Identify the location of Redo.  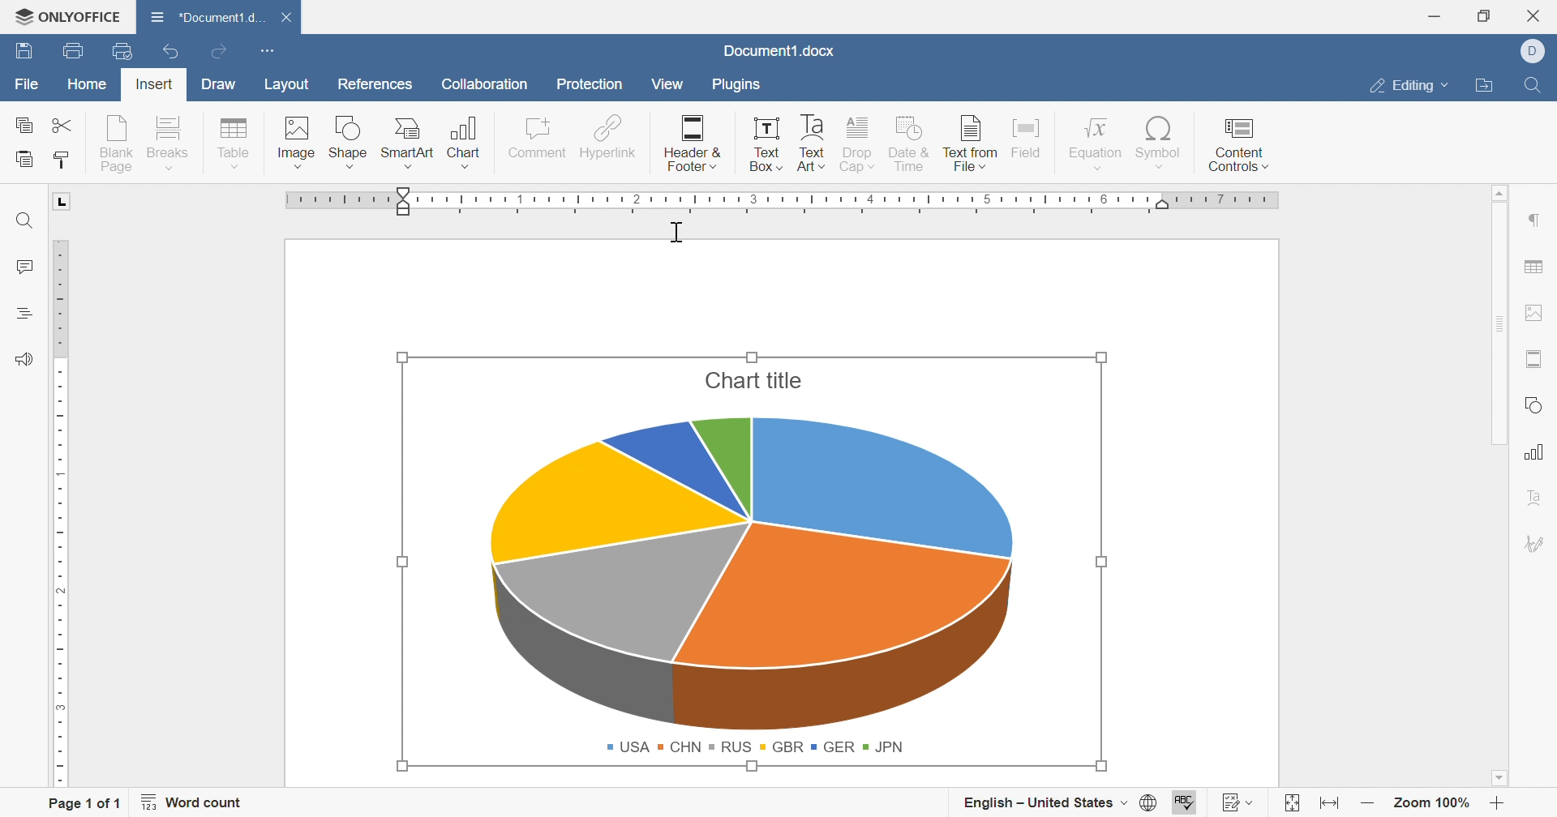
(220, 53).